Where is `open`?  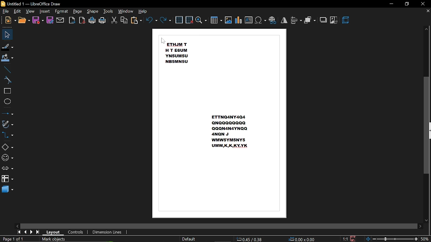 open is located at coordinates (24, 21).